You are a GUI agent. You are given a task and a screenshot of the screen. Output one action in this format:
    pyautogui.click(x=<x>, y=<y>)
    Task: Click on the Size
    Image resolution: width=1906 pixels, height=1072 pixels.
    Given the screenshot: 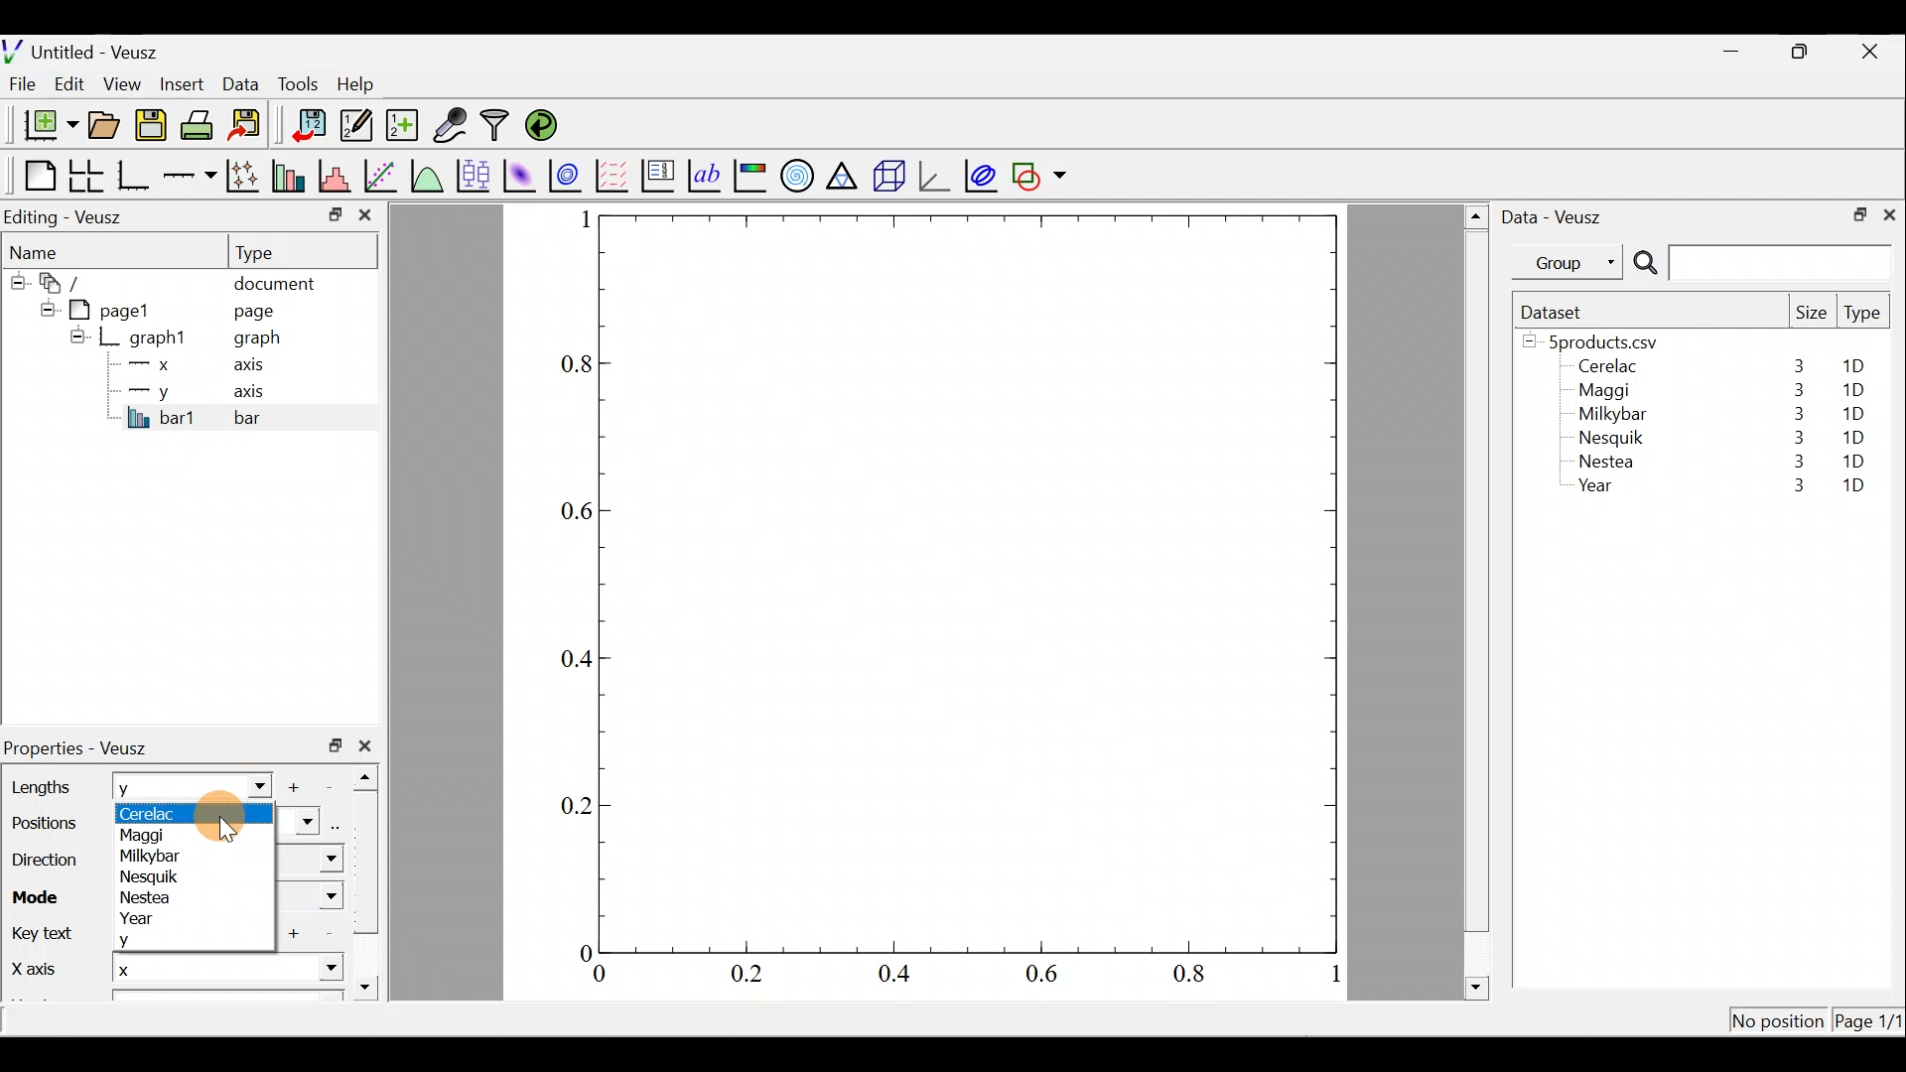 What is the action you would take?
    pyautogui.click(x=1811, y=314)
    